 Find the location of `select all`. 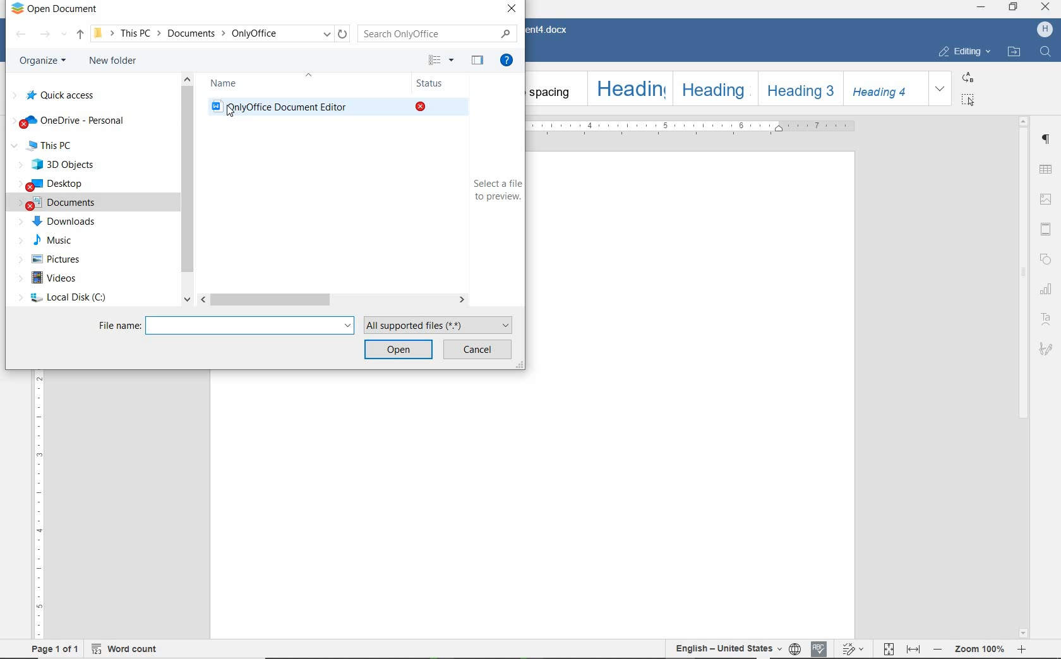

select all is located at coordinates (968, 100).